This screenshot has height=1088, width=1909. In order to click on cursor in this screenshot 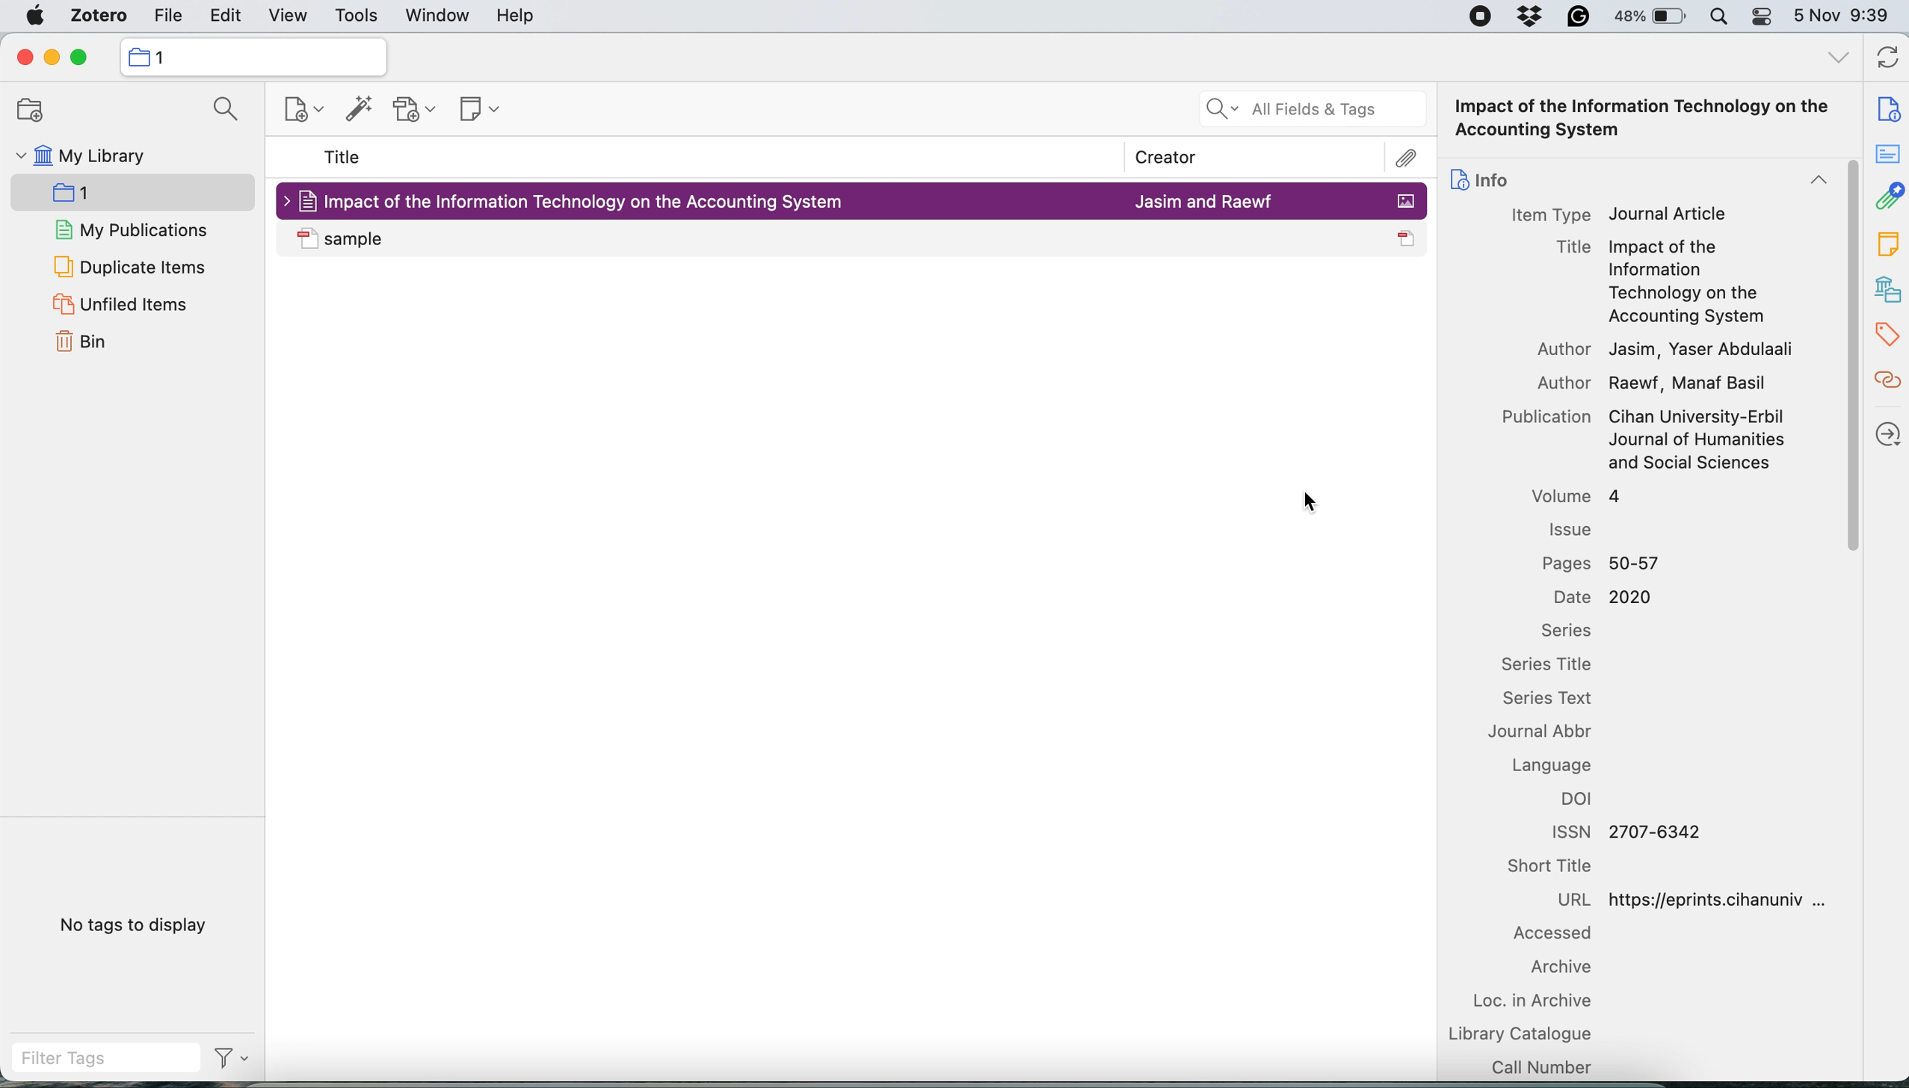, I will do `click(1301, 501)`.